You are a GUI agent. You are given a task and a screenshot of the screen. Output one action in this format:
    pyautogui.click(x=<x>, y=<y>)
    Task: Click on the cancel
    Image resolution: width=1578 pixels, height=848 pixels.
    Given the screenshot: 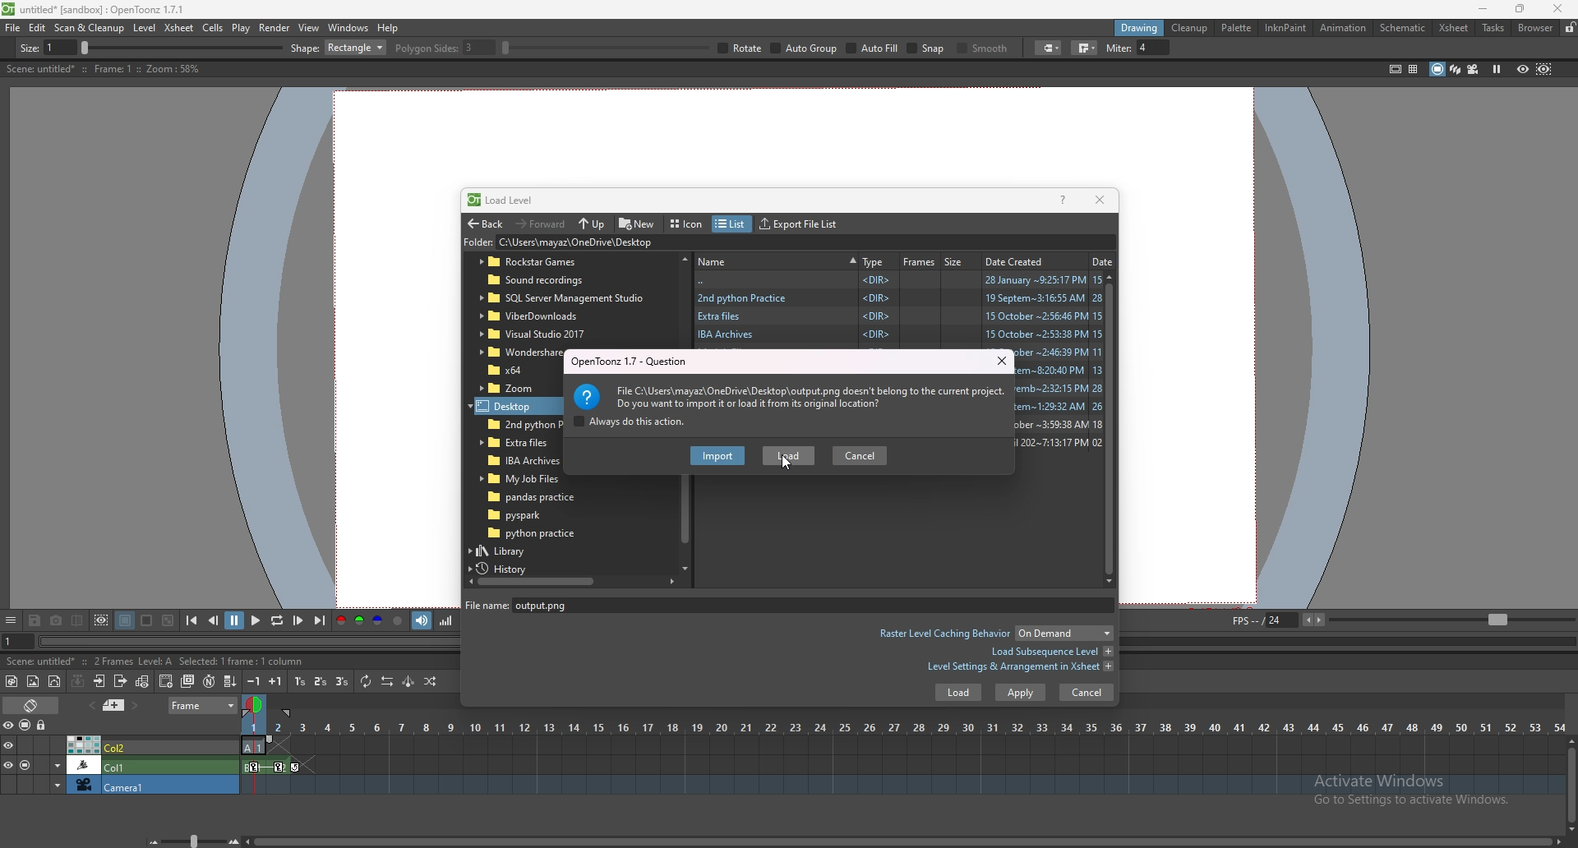 What is the action you would take?
    pyautogui.click(x=1087, y=692)
    